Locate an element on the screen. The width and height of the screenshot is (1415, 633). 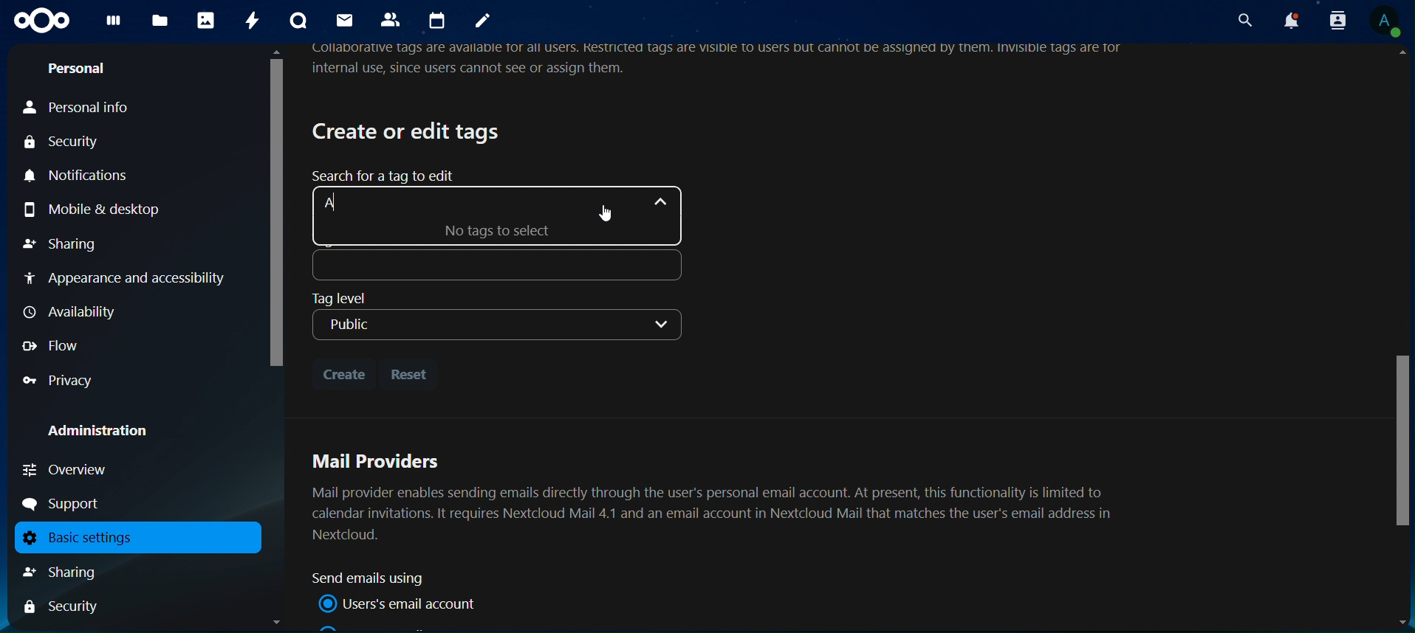
basic settings is located at coordinates (131, 538).